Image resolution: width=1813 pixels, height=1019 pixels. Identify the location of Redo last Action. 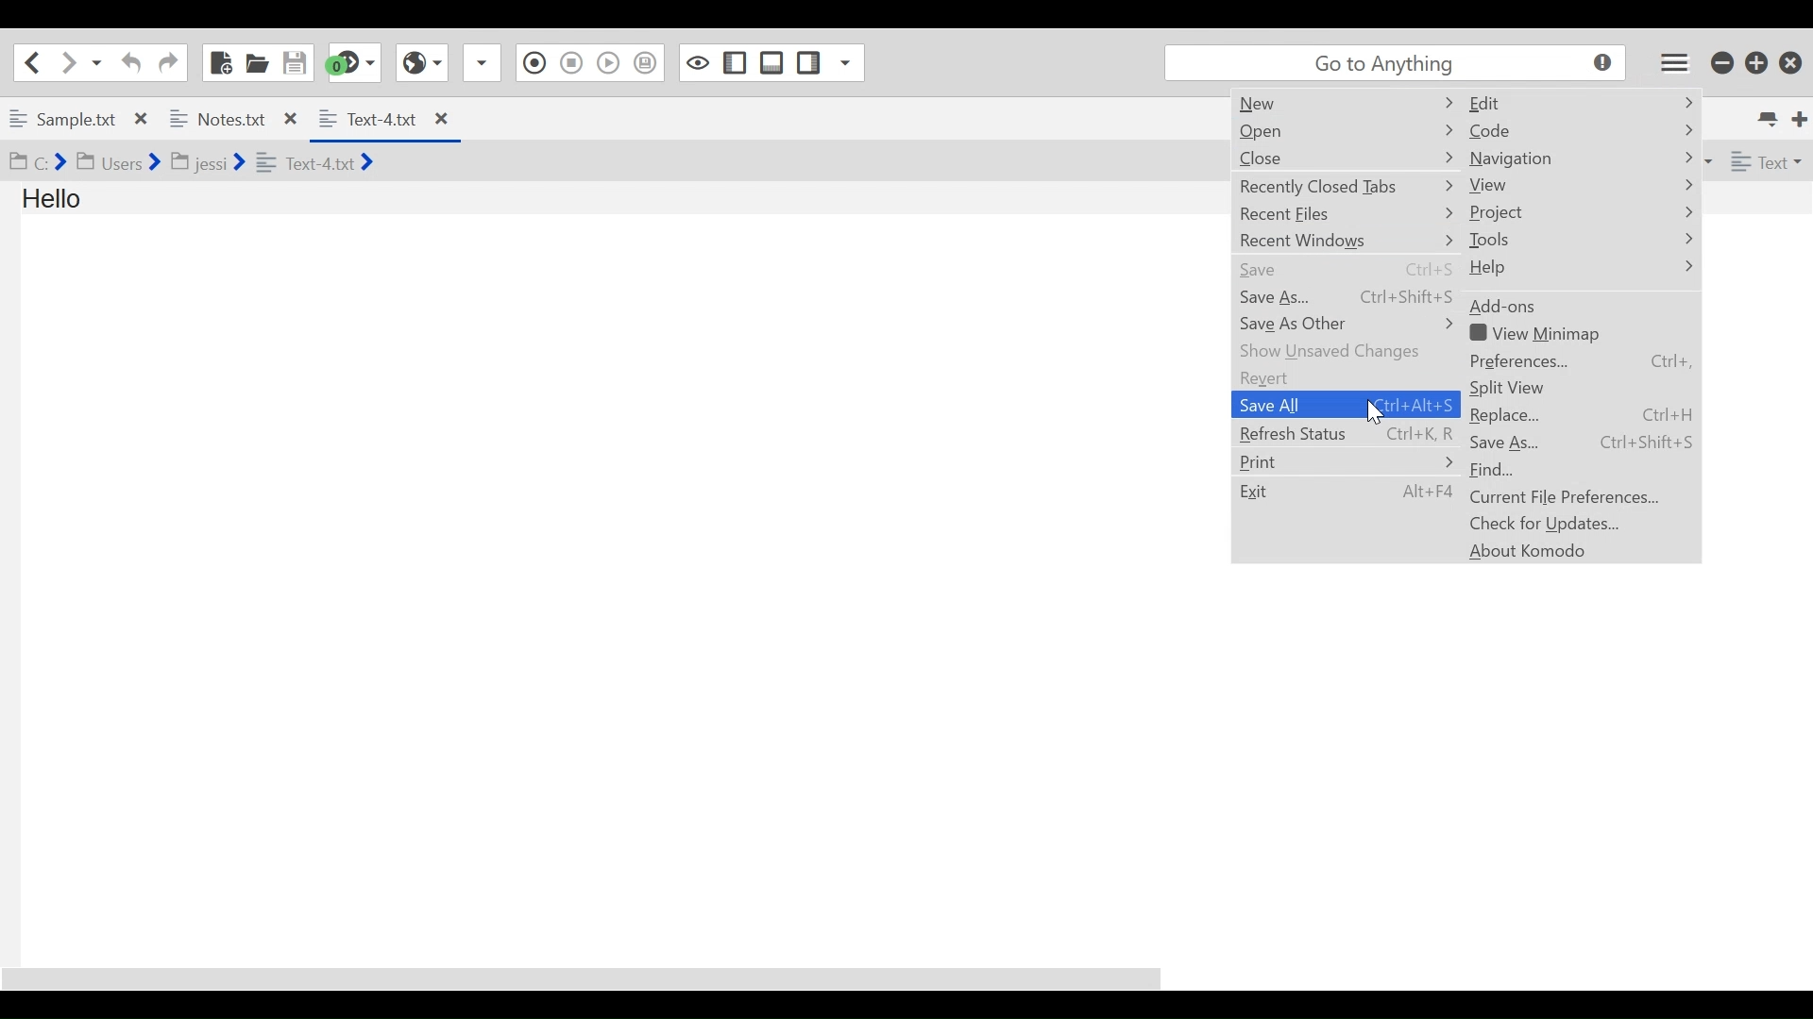
(168, 63).